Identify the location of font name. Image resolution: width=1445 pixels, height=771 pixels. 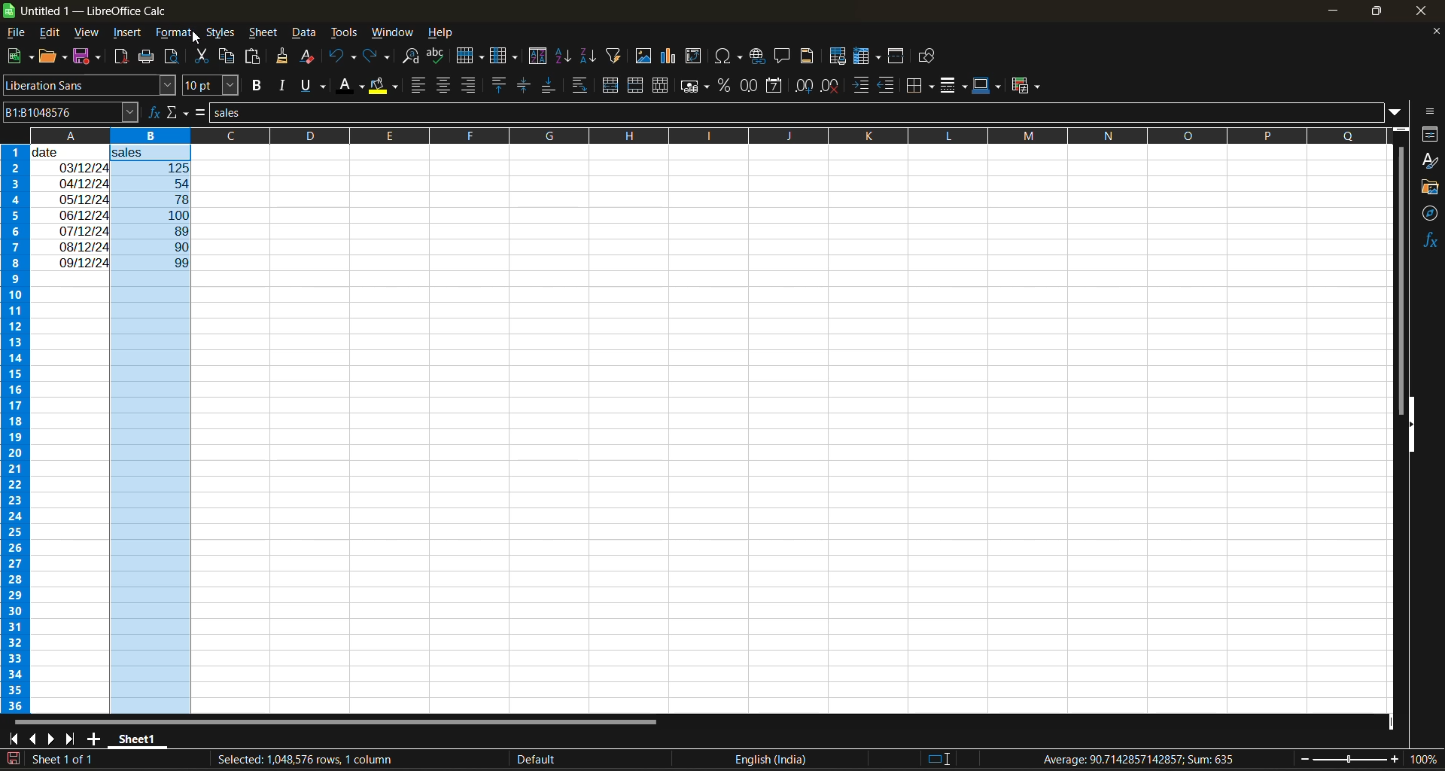
(89, 85).